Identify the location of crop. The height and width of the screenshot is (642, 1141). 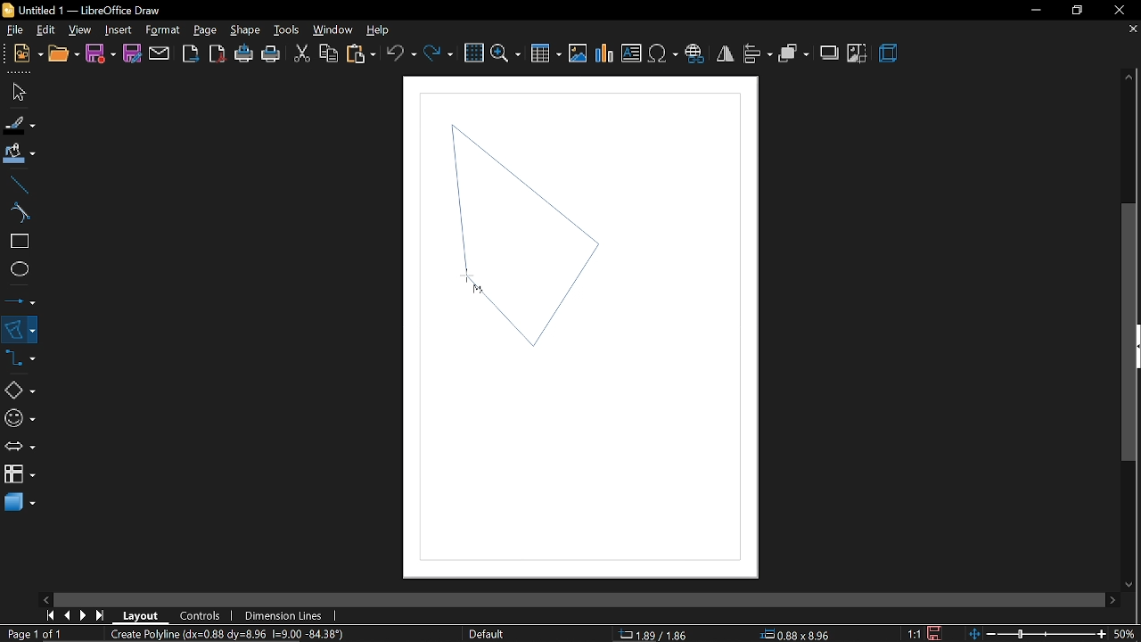
(857, 53).